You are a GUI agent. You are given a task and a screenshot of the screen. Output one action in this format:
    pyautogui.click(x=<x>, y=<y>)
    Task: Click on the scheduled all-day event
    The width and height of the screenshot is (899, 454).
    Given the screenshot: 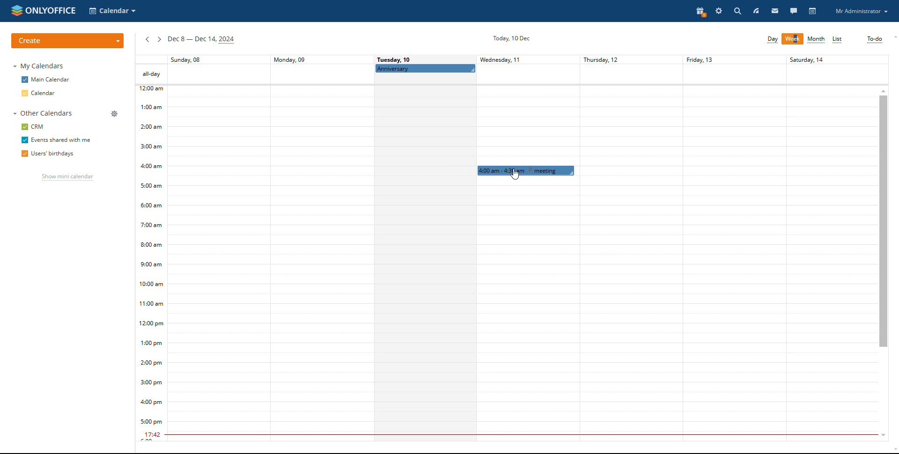 What is the action you would take?
    pyautogui.click(x=426, y=68)
    